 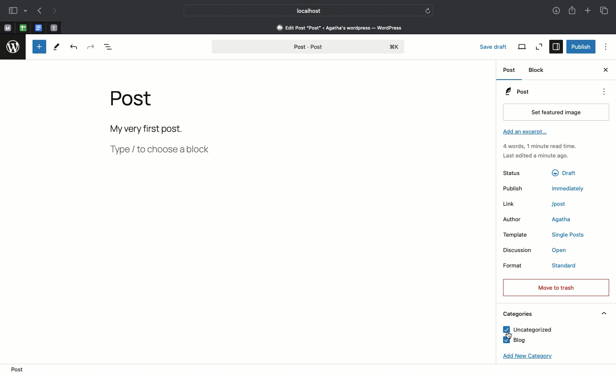 What do you see at coordinates (538, 47) in the screenshot?
I see `Maximize` at bounding box center [538, 47].